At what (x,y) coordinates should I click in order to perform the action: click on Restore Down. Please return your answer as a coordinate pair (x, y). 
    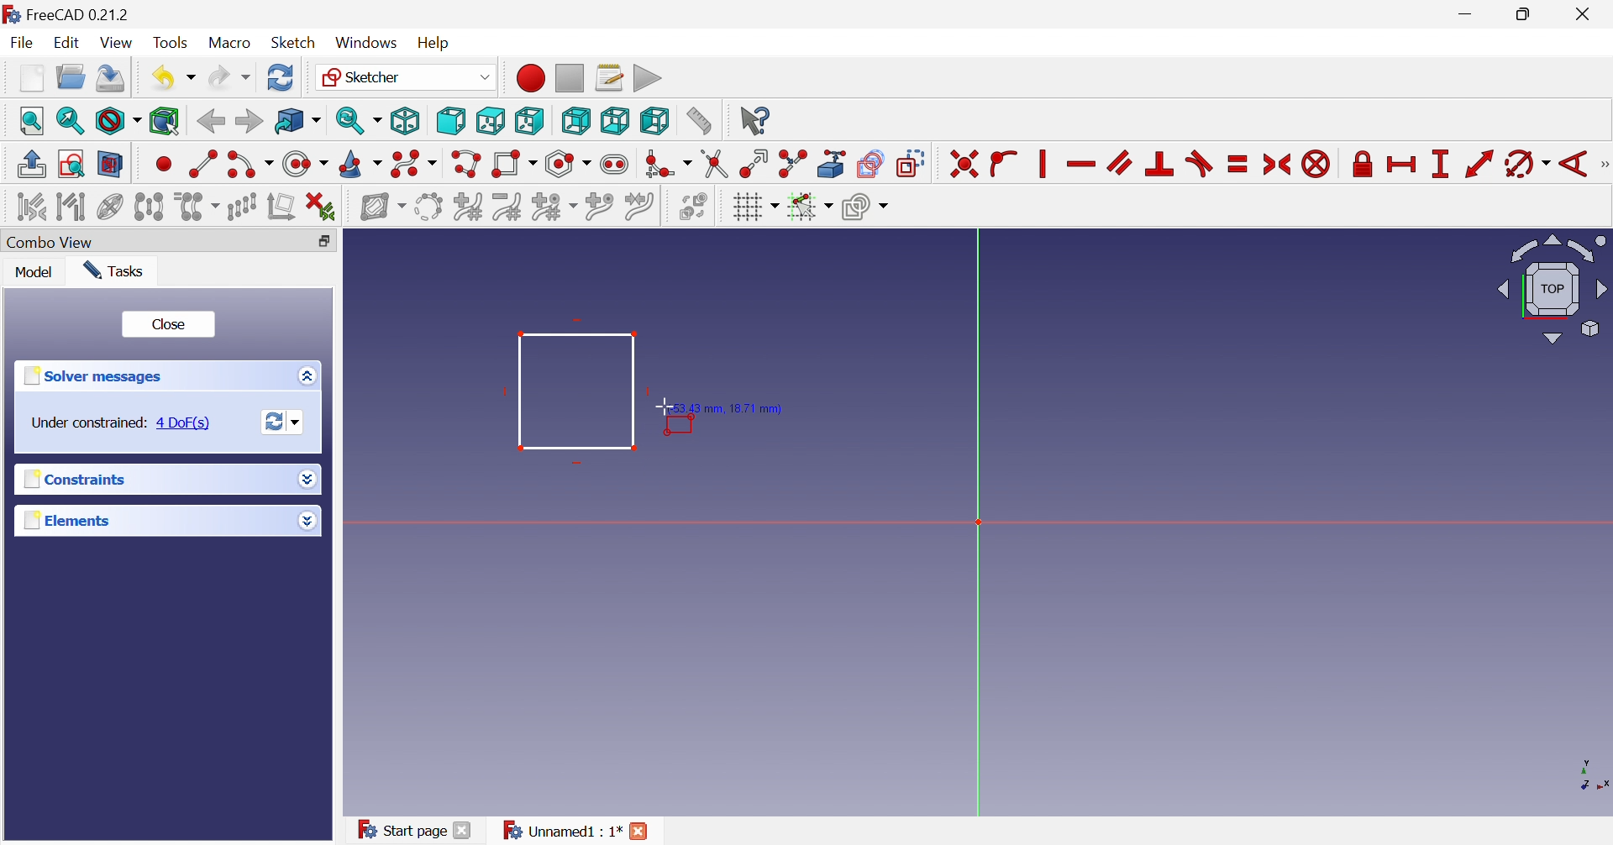
    Looking at the image, I should click on (1527, 16).